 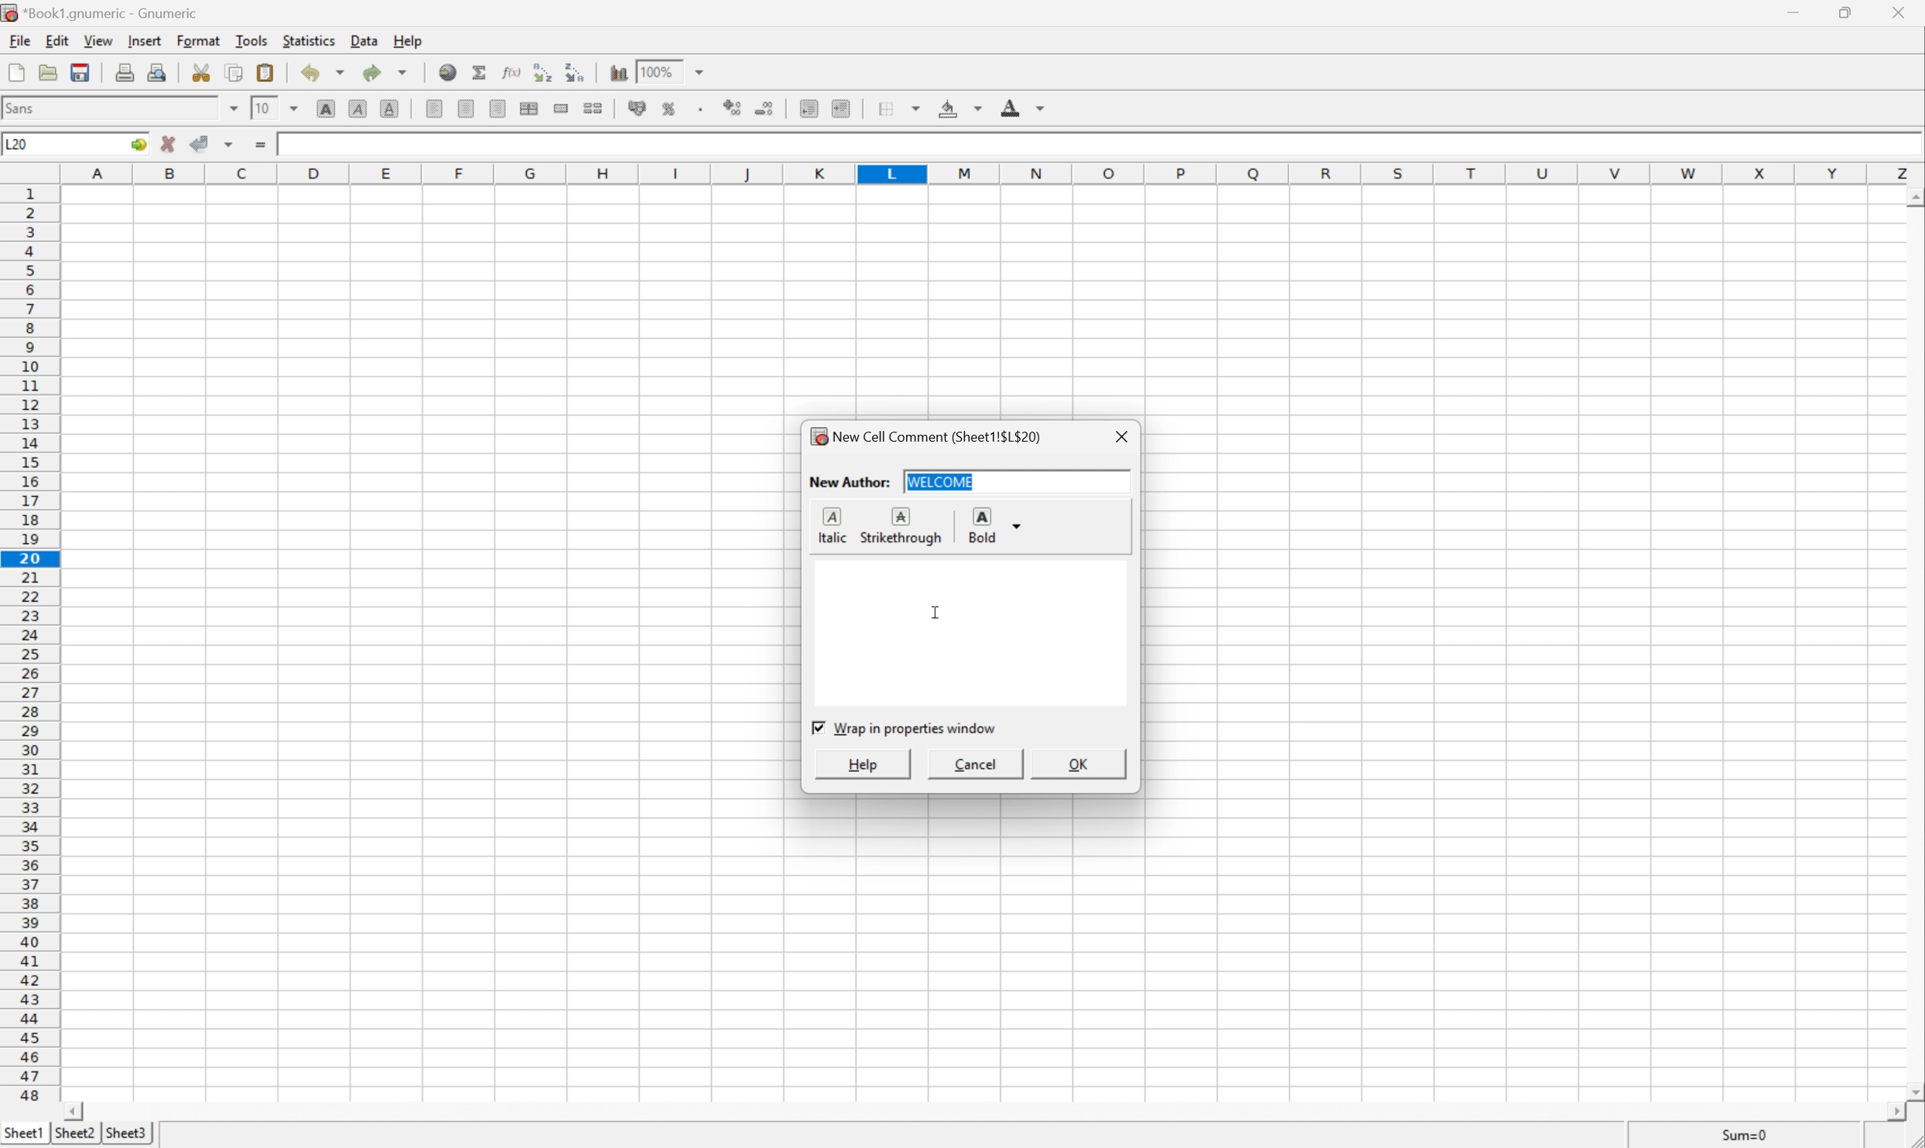 What do you see at coordinates (1913, 196) in the screenshot?
I see `Scroll Up` at bounding box center [1913, 196].